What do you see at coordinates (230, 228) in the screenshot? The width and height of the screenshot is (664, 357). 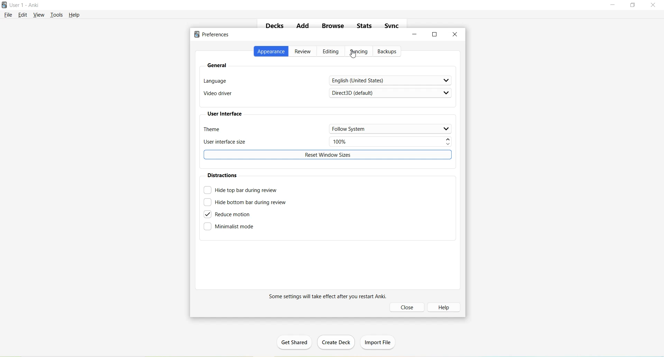 I see `Minimalist mode` at bounding box center [230, 228].